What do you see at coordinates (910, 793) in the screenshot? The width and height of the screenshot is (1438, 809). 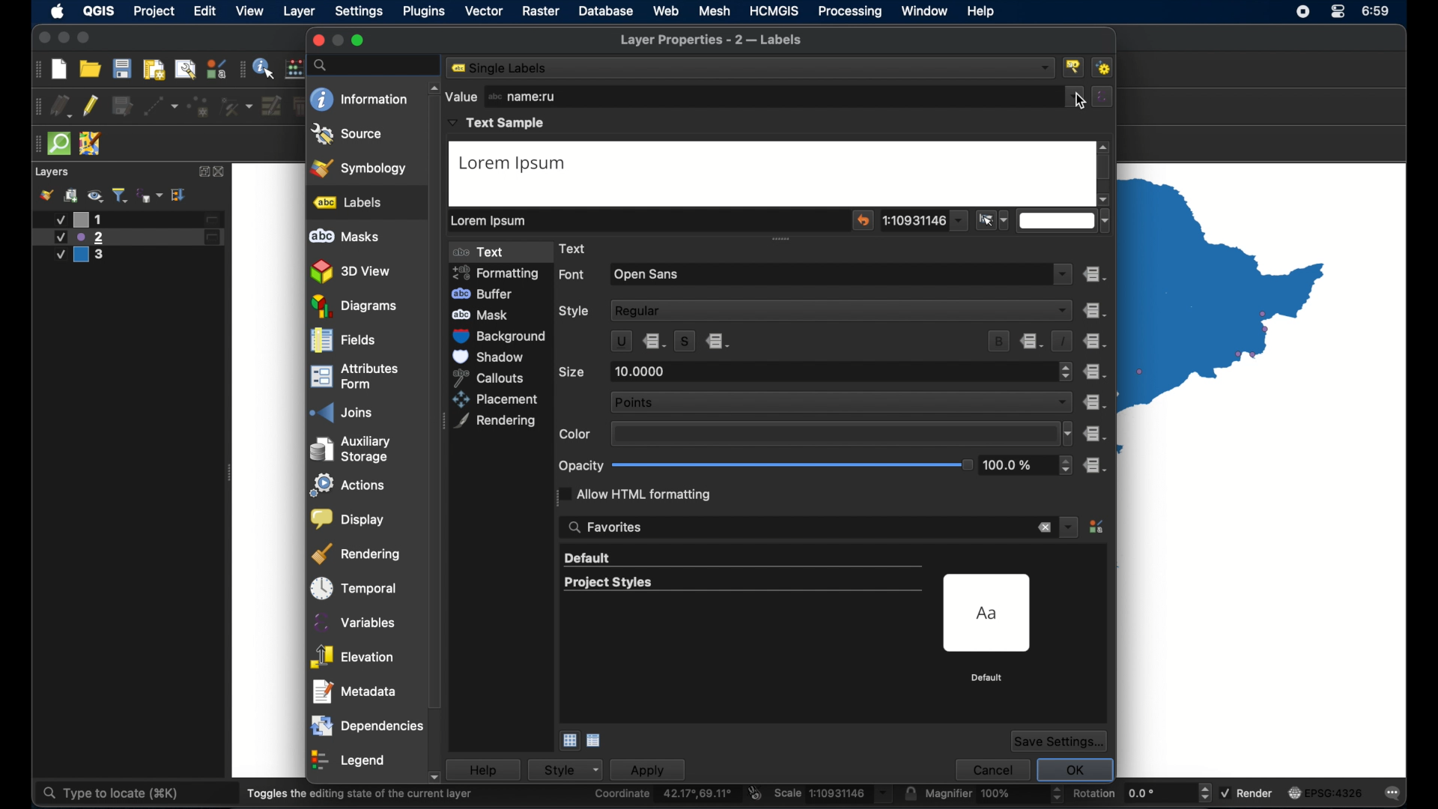 I see `lock scale` at bounding box center [910, 793].